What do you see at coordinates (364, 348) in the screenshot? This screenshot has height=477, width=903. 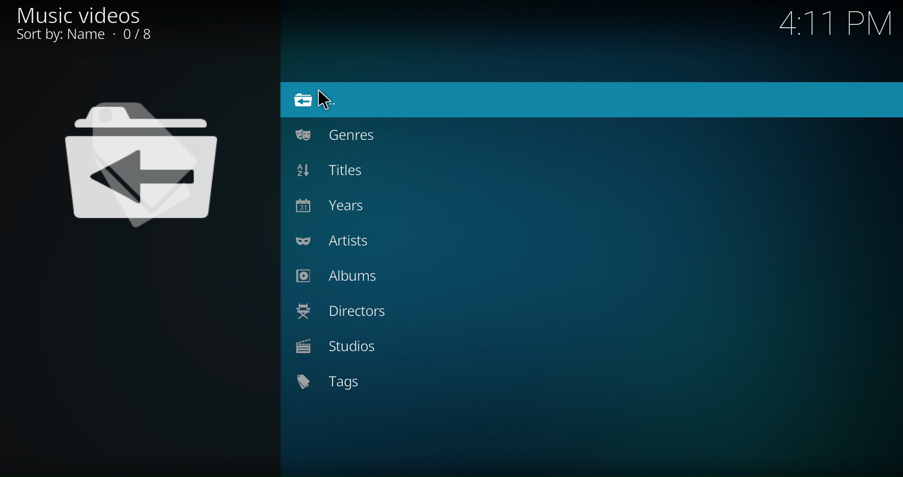 I see `Studios` at bounding box center [364, 348].